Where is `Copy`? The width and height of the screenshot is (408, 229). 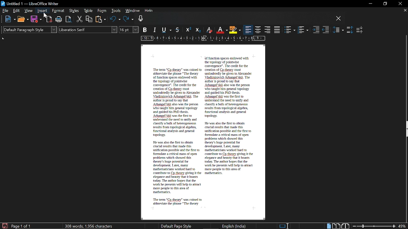 Copy is located at coordinates (89, 19).